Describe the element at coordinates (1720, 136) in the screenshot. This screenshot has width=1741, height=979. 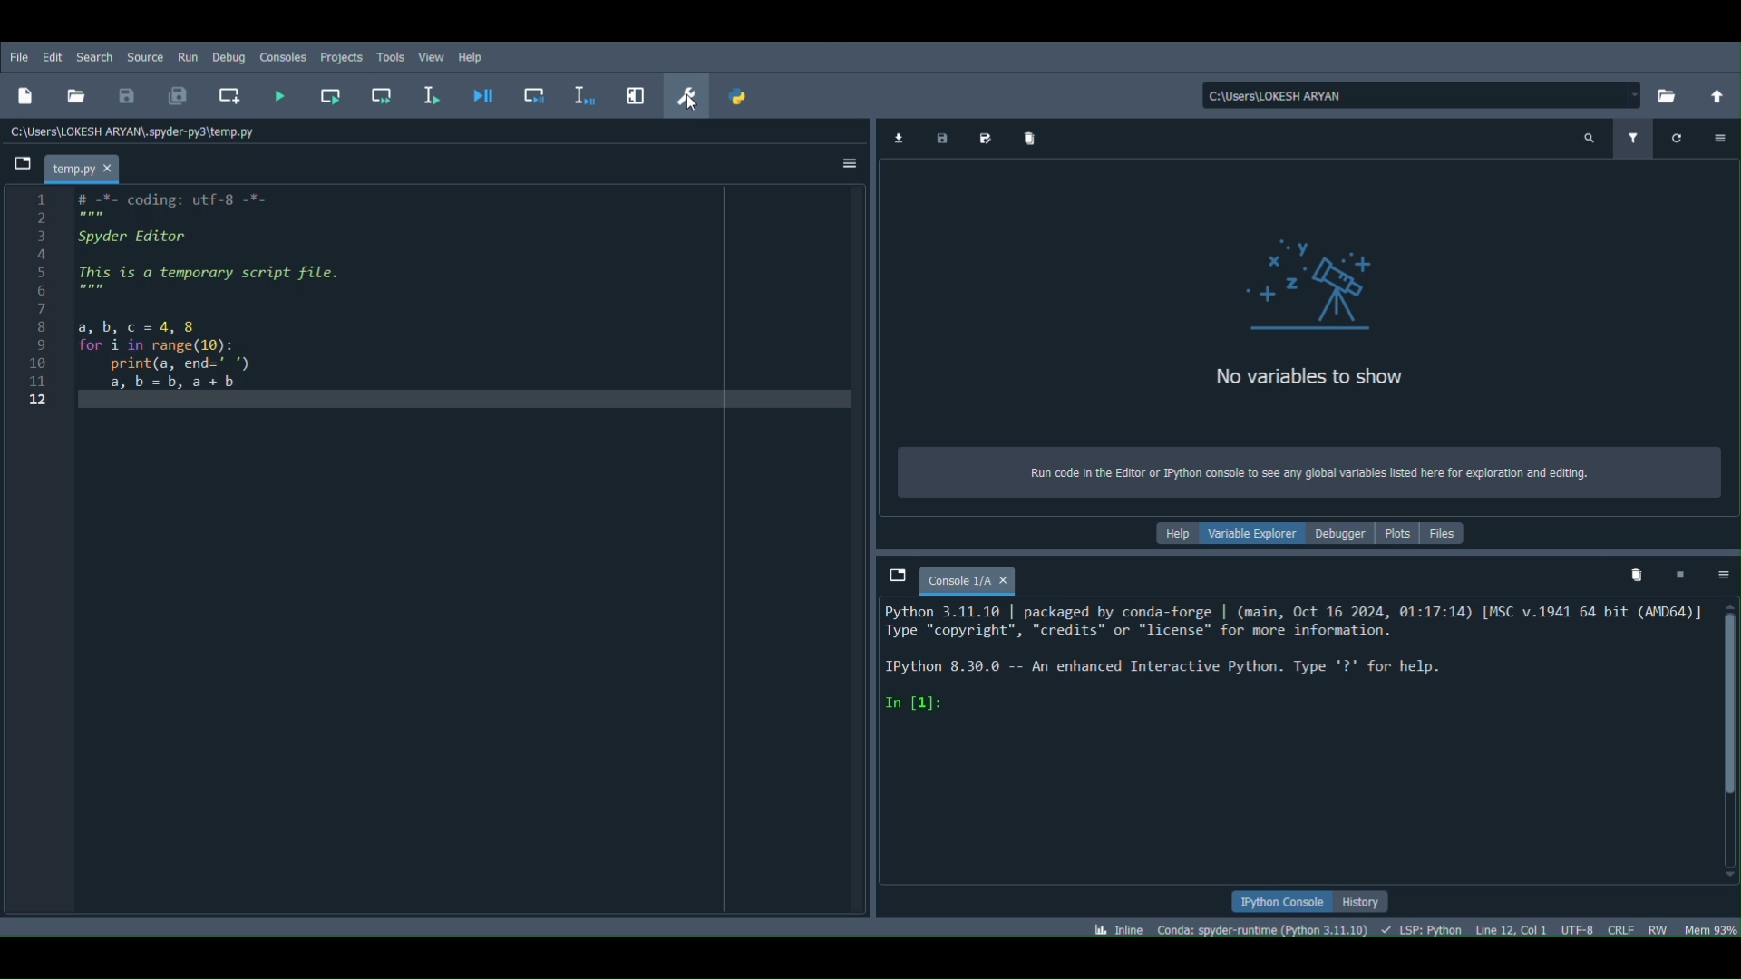
I see `Options` at that location.